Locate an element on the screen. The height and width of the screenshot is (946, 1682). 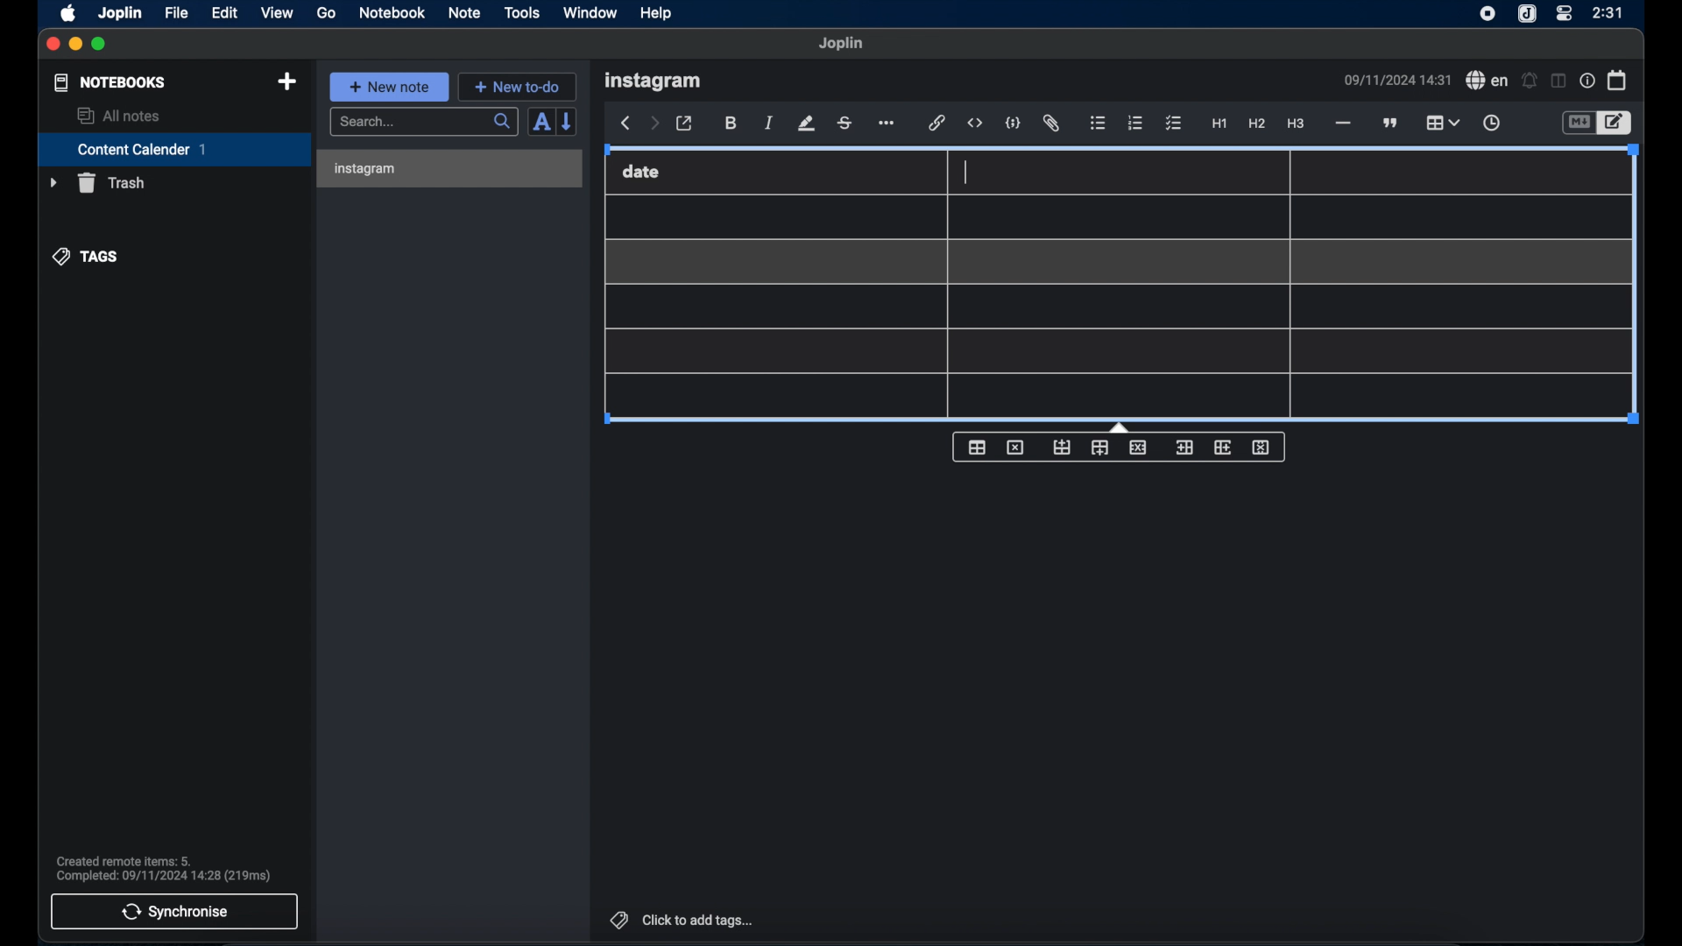
delete column is located at coordinates (1261, 448).